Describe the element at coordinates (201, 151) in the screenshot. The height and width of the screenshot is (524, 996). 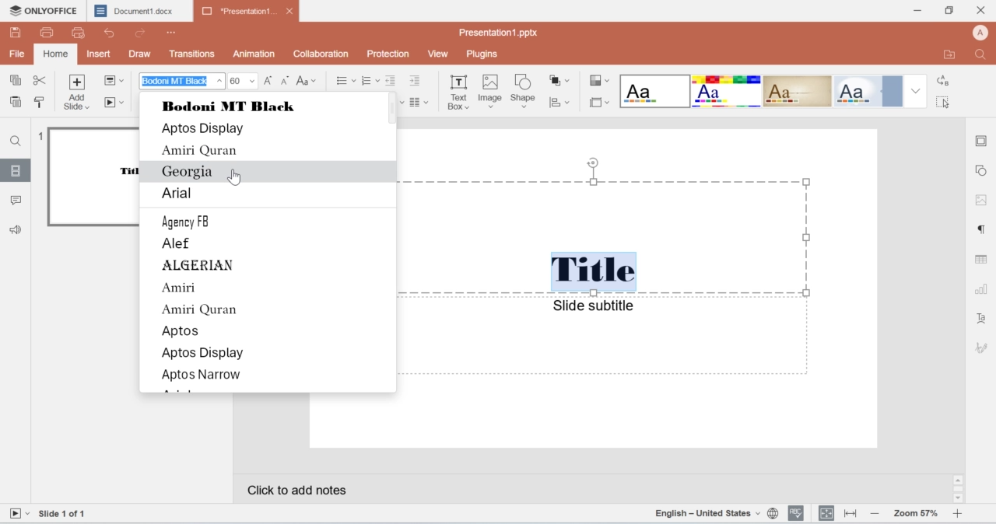
I see `Amiri Quran` at that location.